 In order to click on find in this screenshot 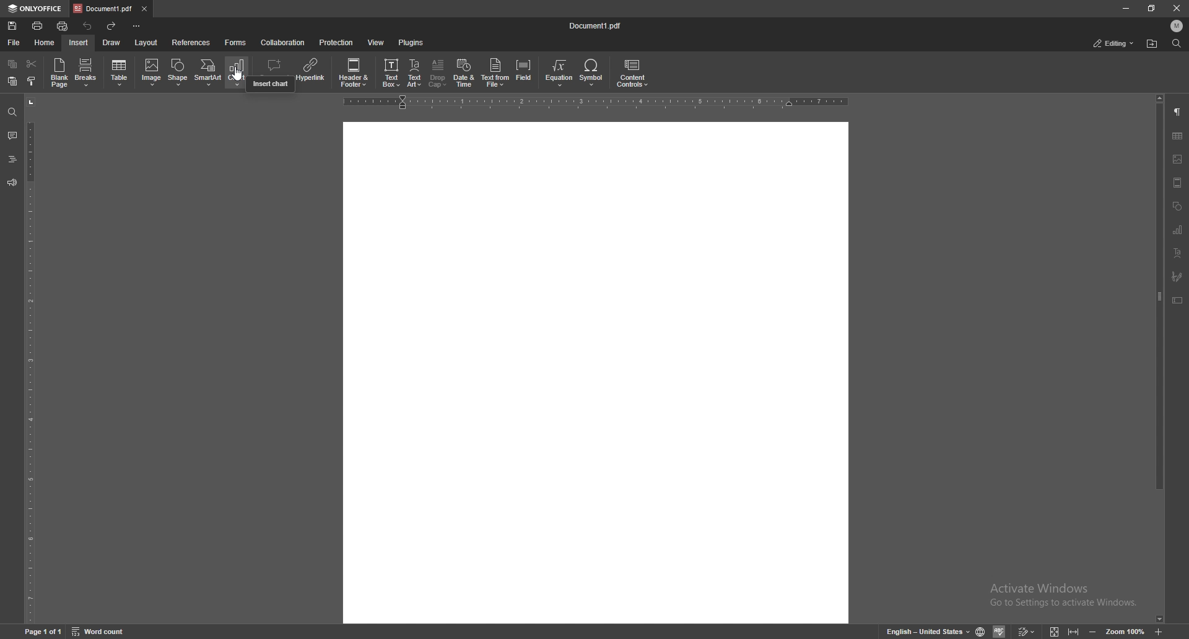, I will do `click(12, 112)`.